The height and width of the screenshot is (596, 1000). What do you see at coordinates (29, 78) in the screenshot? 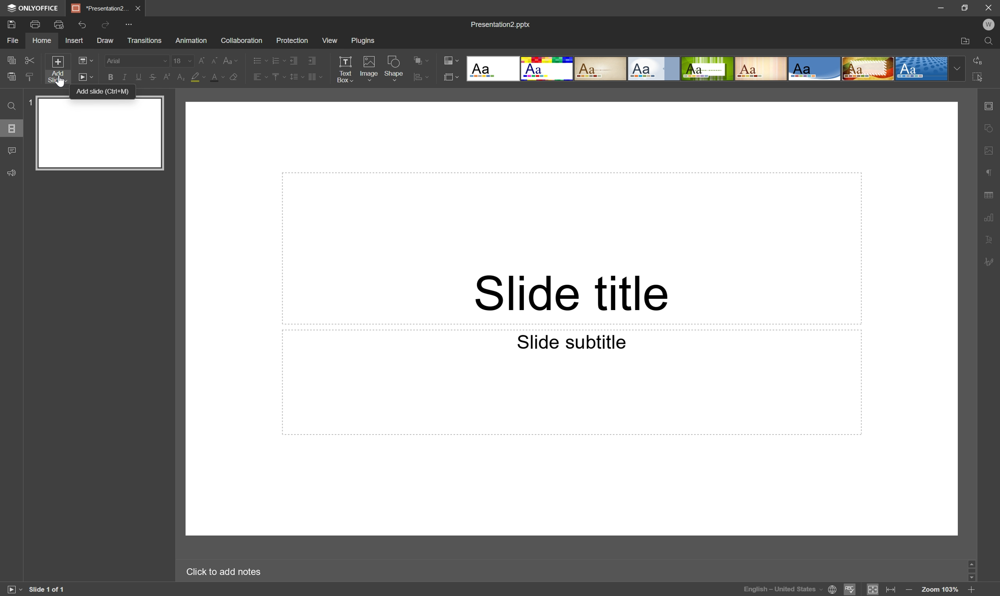
I see `Paste style` at bounding box center [29, 78].